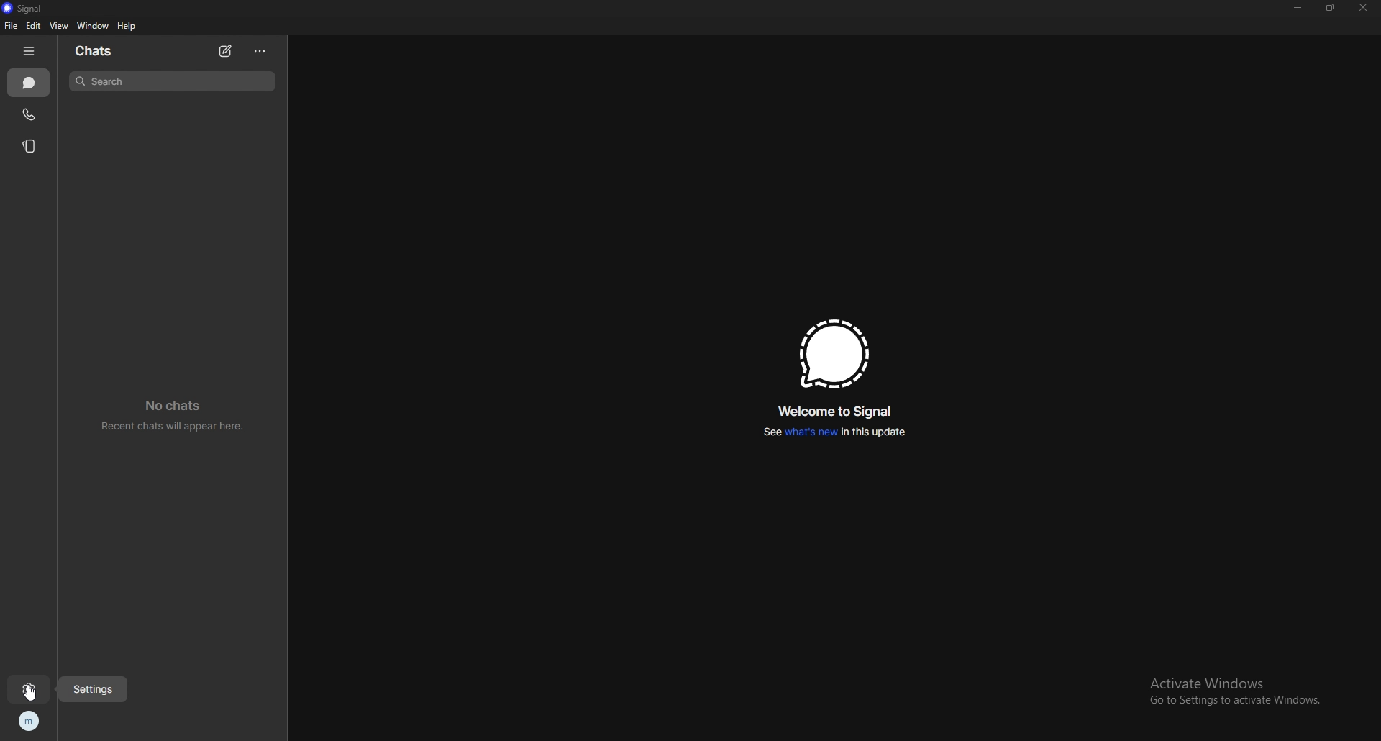  Describe the element at coordinates (29, 722) in the screenshot. I see `profile` at that location.